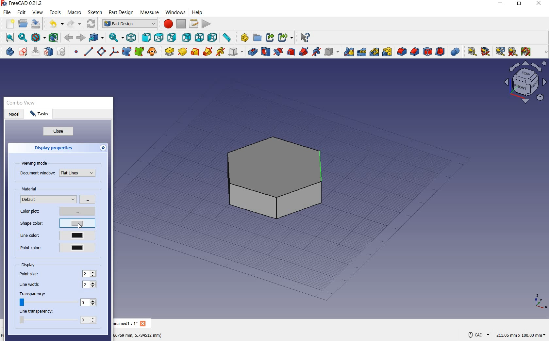 This screenshot has height=341, width=549. Describe the element at coordinates (187, 38) in the screenshot. I see `rear` at that location.